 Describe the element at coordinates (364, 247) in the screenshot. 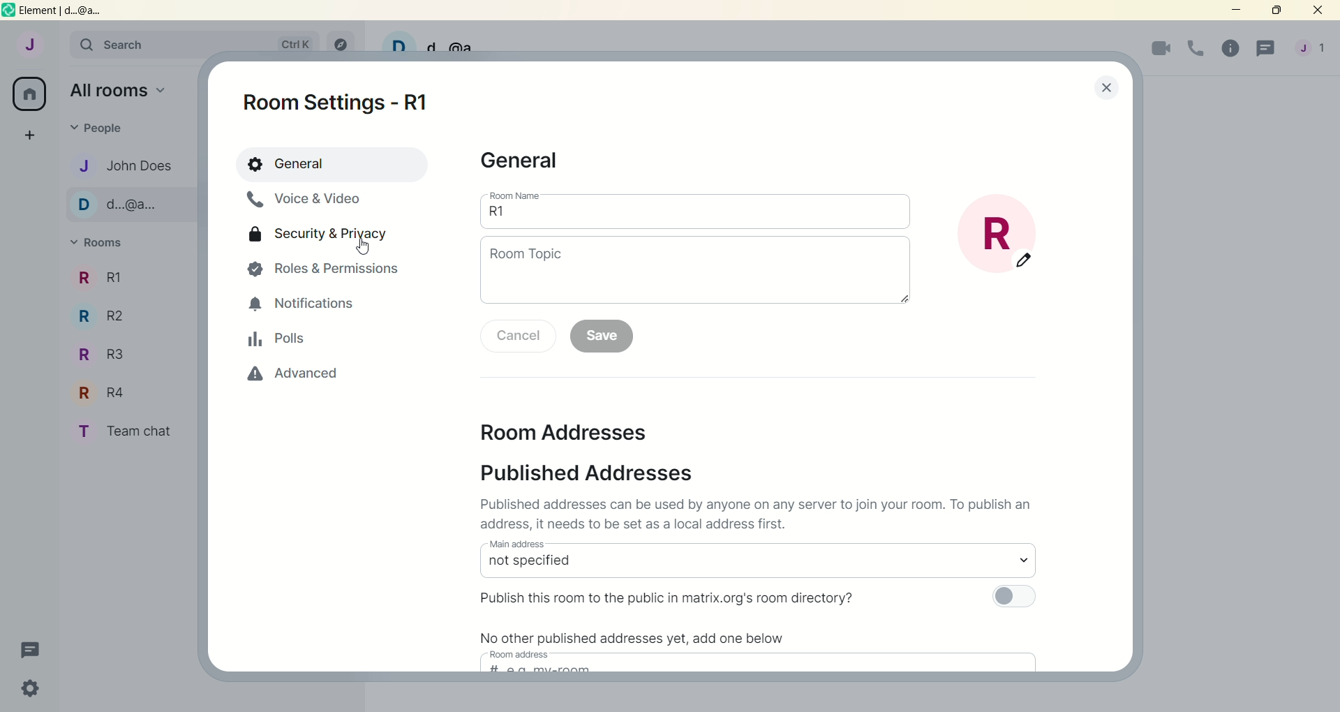

I see `Cursor` at that location.